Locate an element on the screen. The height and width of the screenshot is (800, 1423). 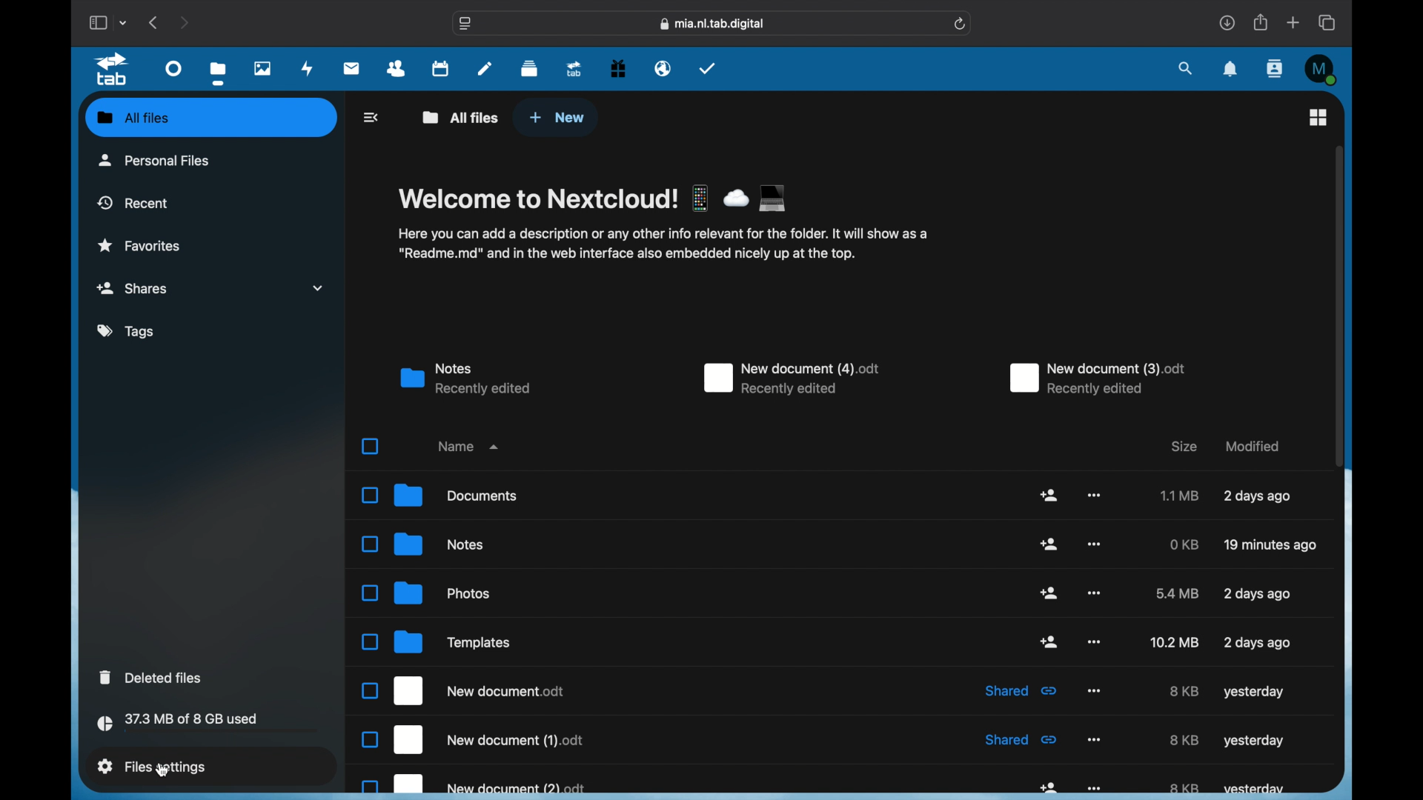
templates is located at coordinates (436, 642).